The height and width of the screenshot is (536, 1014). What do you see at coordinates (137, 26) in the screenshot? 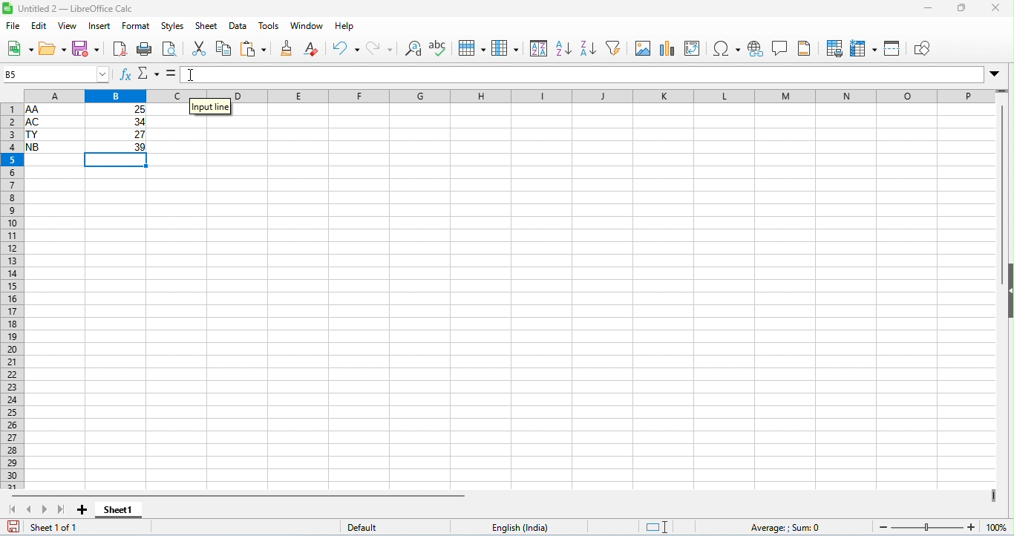
I see `format` at bounding box center [137, 26].